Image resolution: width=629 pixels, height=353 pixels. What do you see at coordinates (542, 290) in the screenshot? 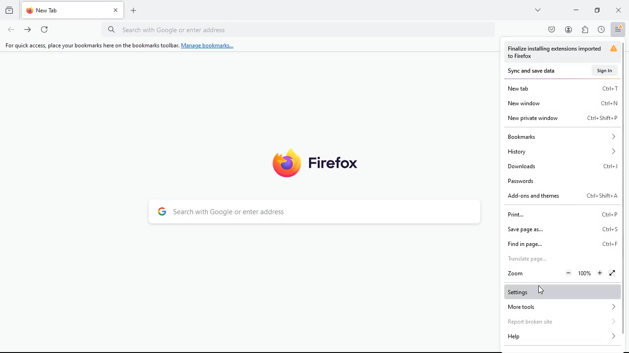
I see `Cursor` at bounding box center [542, 290].